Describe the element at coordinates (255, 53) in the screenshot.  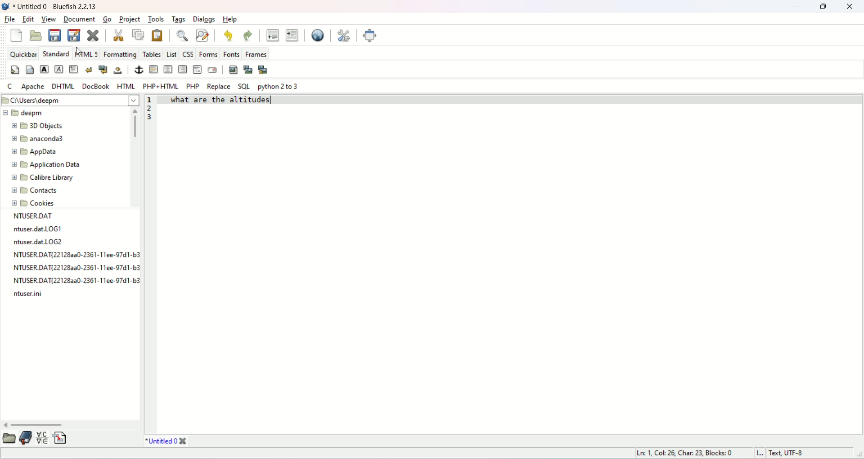
I see `frames` at that location.